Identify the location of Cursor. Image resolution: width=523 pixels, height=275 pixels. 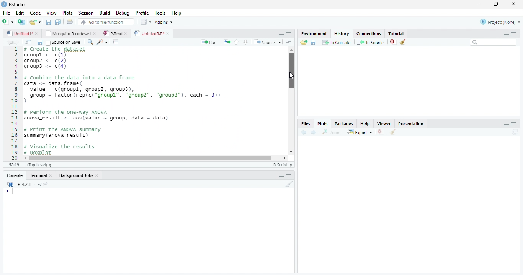
(292, 76).